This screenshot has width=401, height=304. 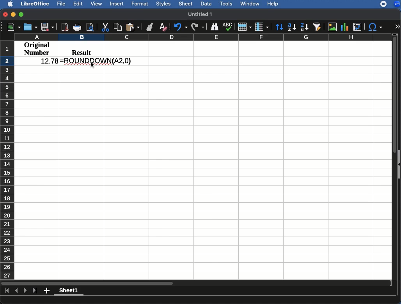 I want to click on Expand, so click(x=397, y=27).